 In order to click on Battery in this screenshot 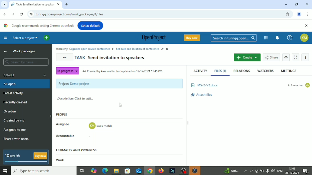, I will do `click(262, 171)`.